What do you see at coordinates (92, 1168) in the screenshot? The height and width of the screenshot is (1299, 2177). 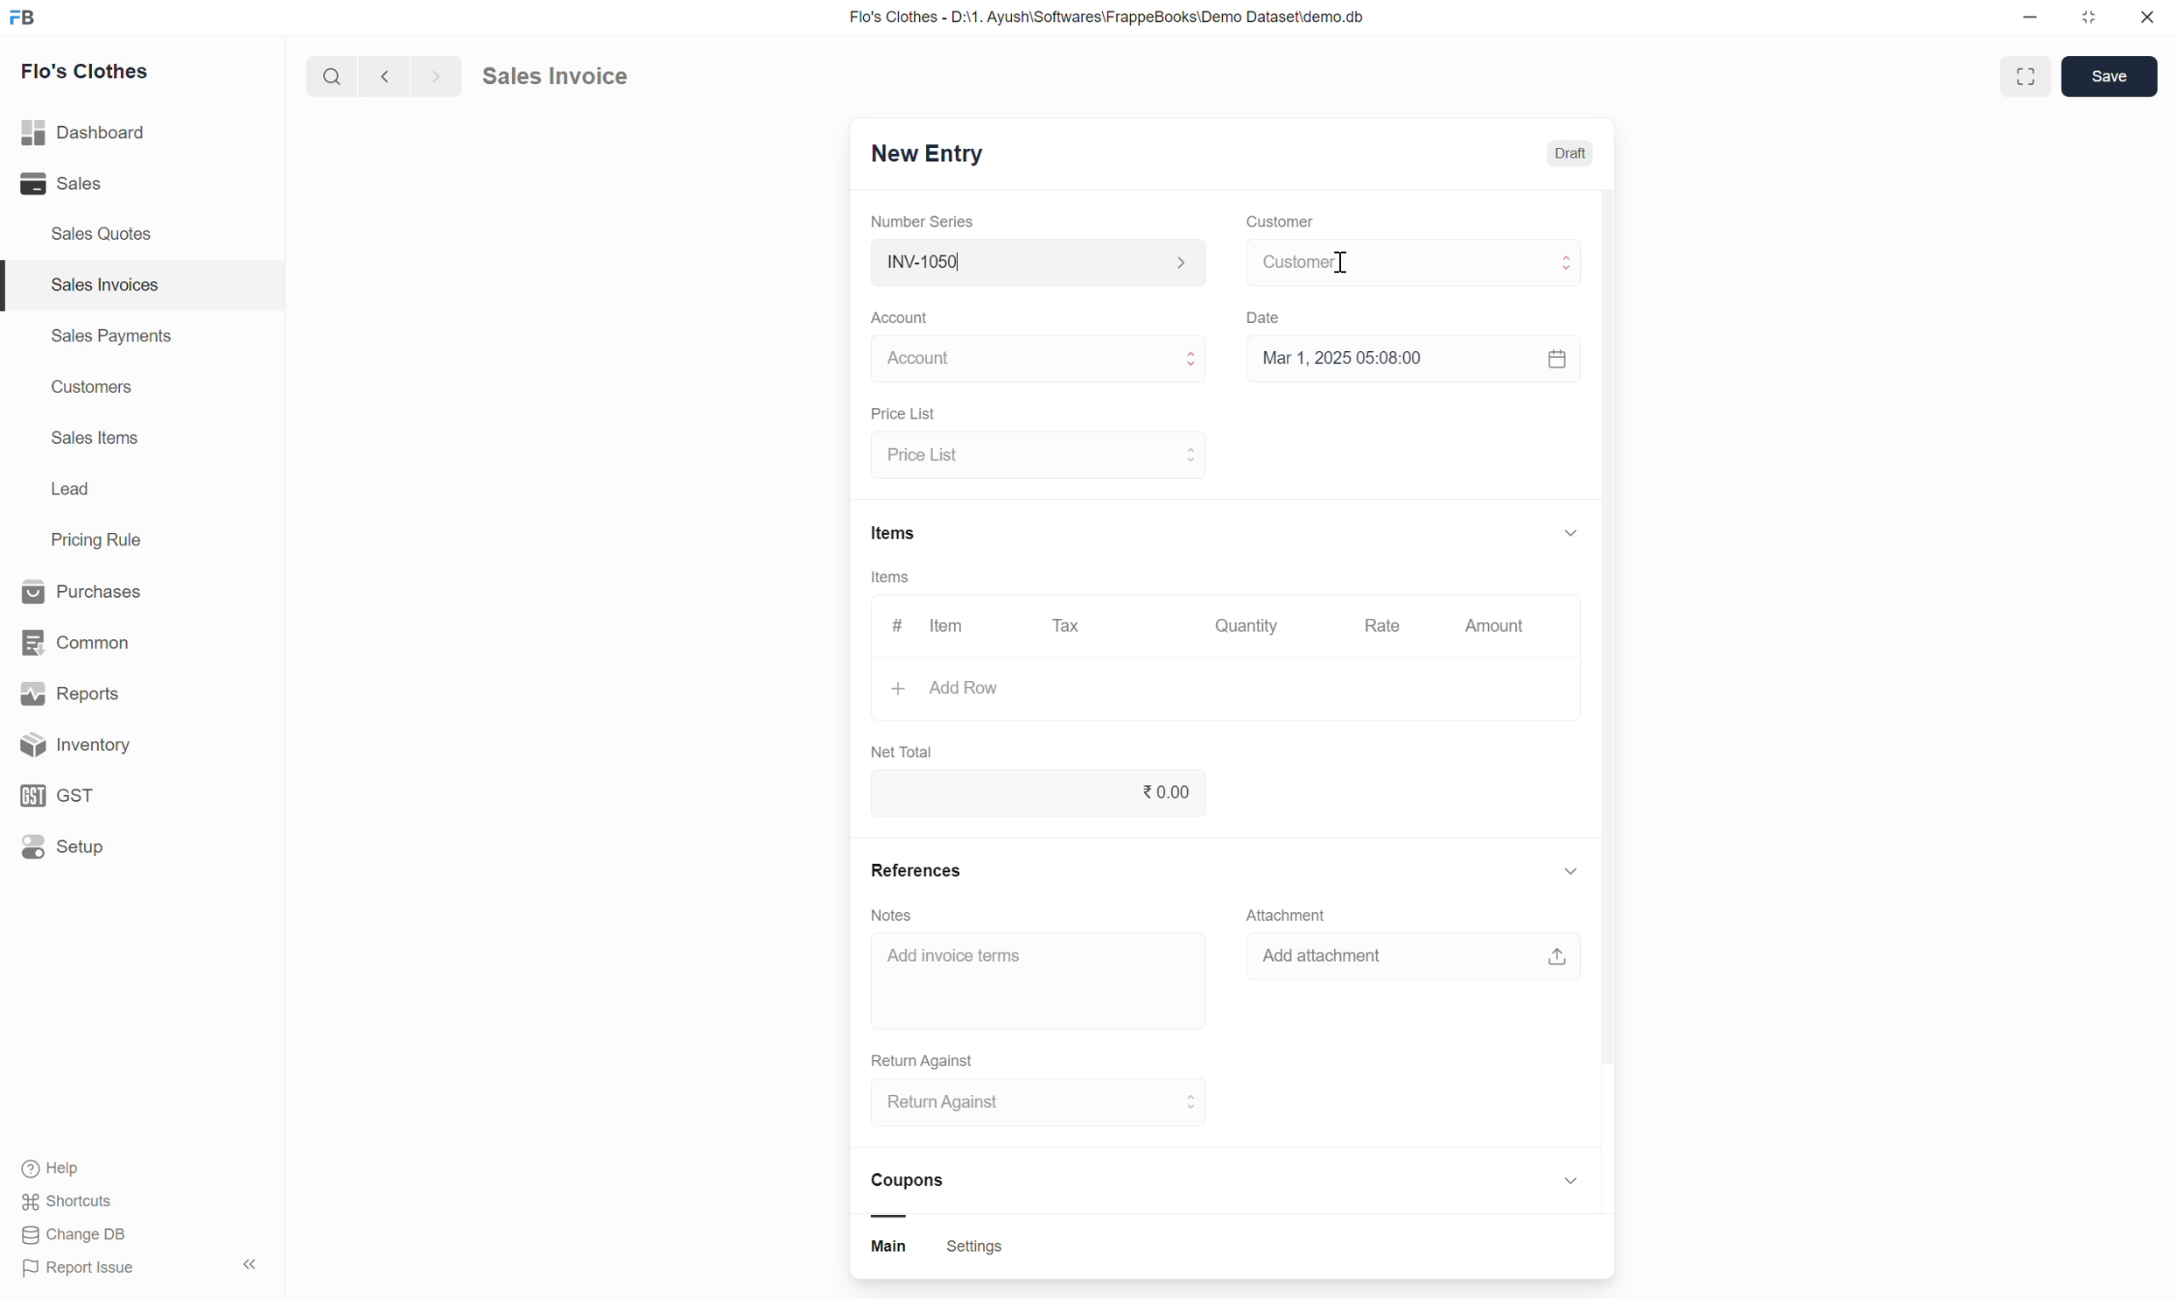 I see `Help` at bounding box center [92, 1168].